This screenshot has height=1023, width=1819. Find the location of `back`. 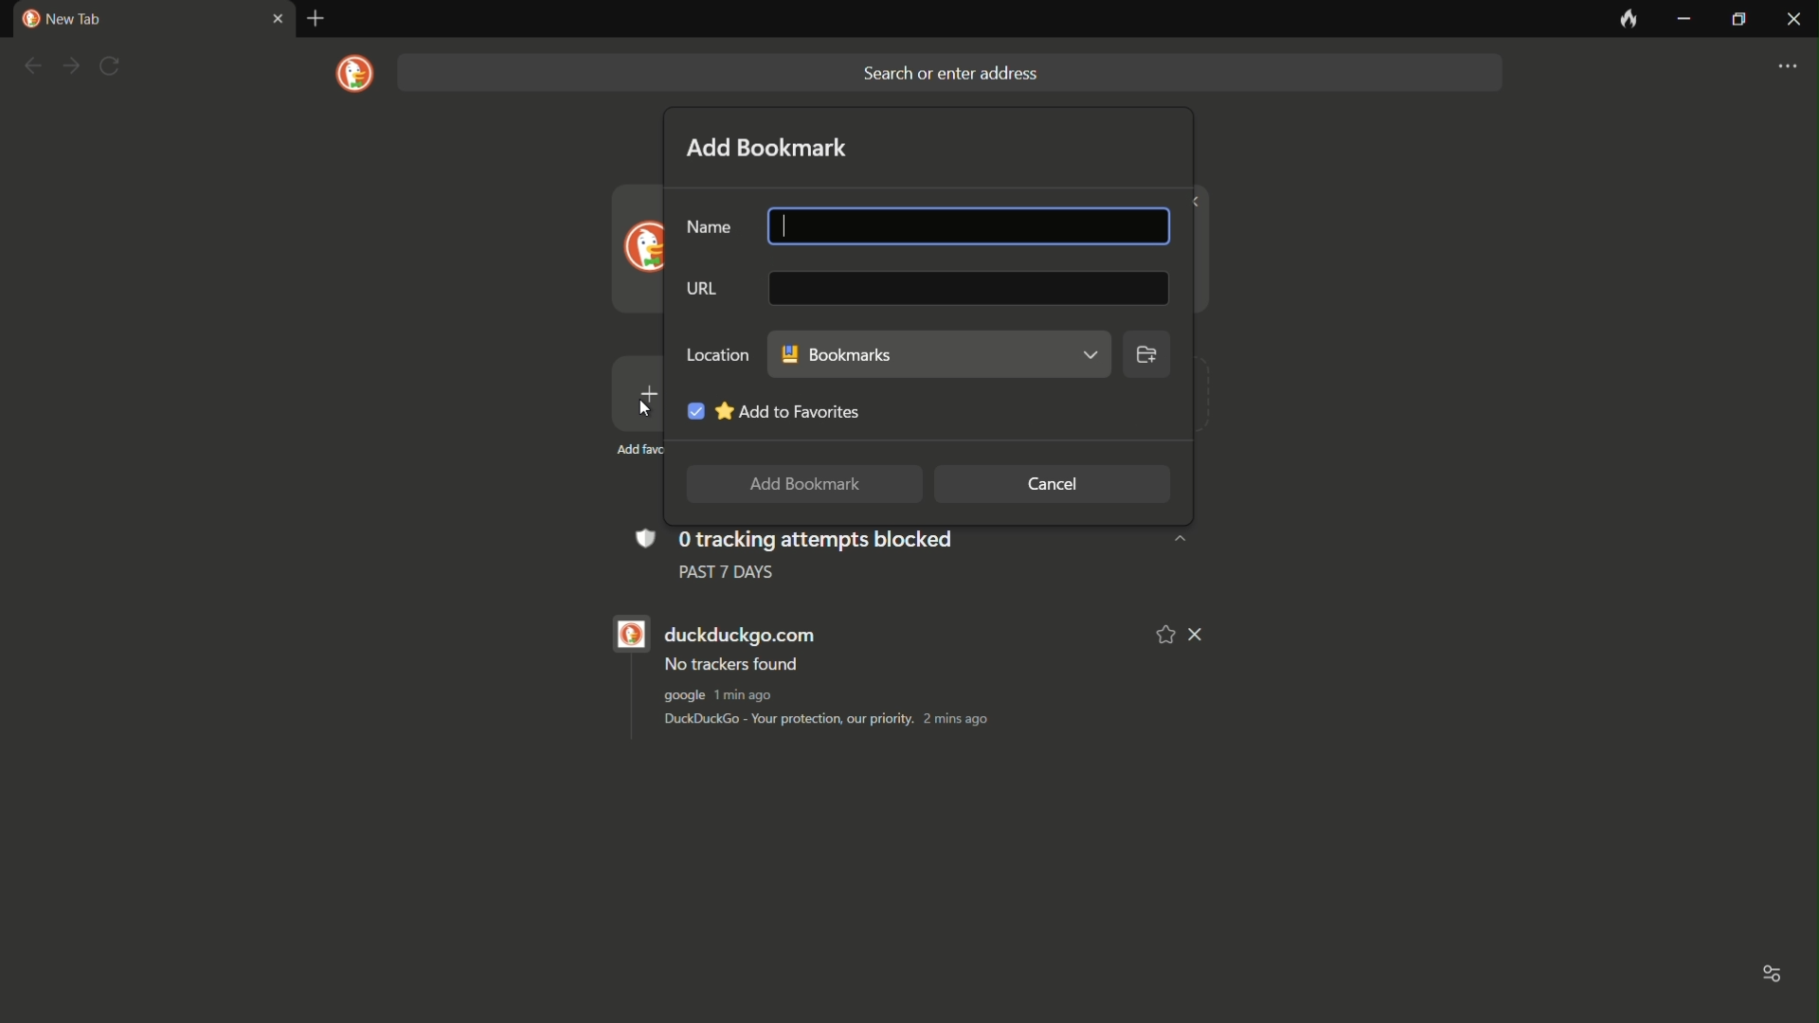

back is located at coordinates (31, 66).